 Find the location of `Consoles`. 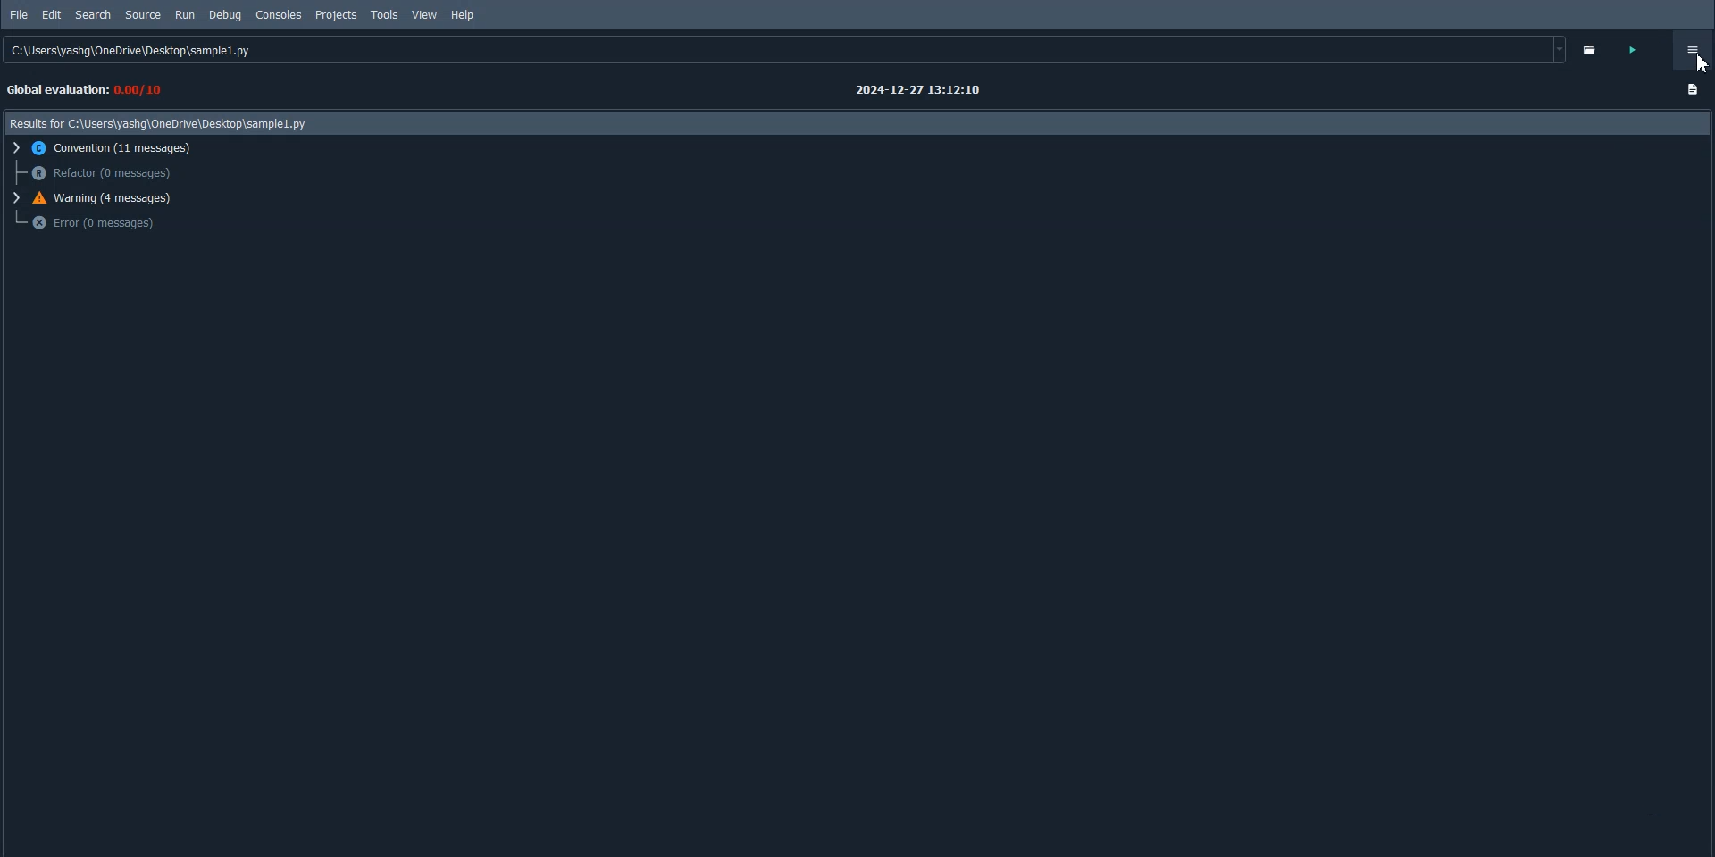

Consoles is located at coordinates (280, 15).